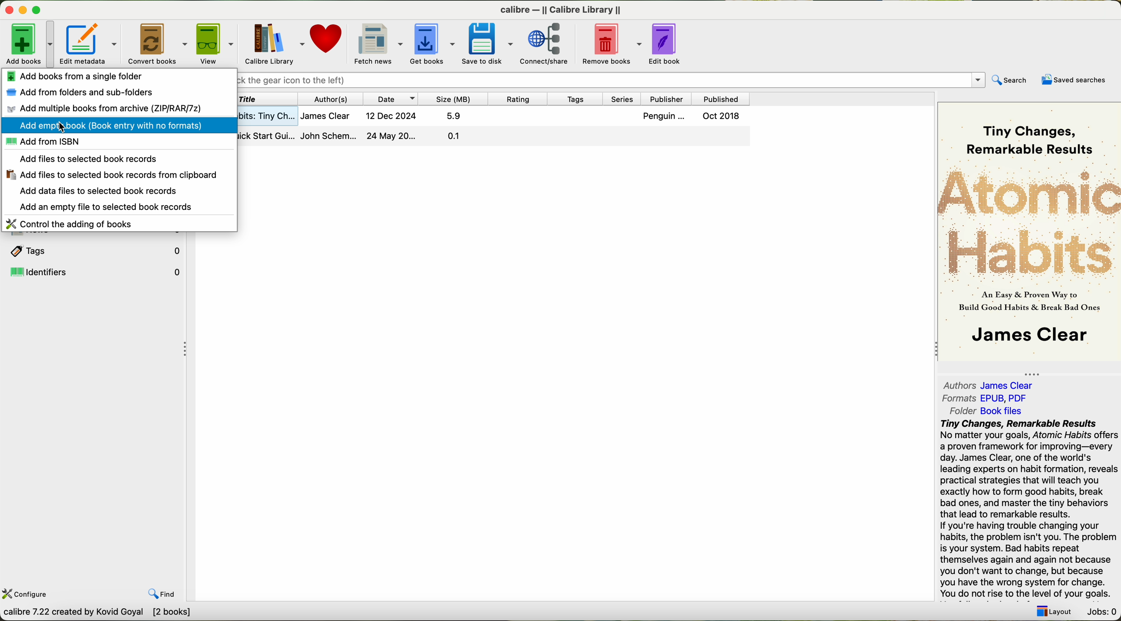 The image size is (1121, 621). Describe the element at coordinates (378, 43) in the screenshot. I see `fetch news` at that location.